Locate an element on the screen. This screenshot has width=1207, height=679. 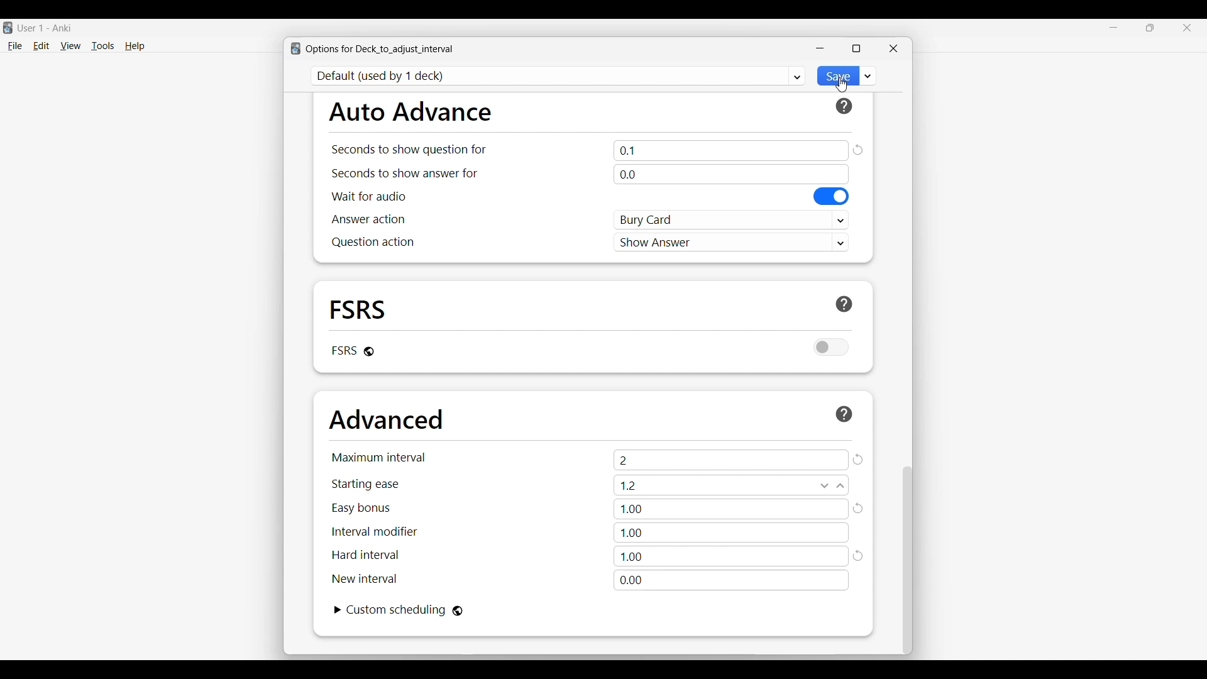
Indicates question action is located at coordinates (373, 242).